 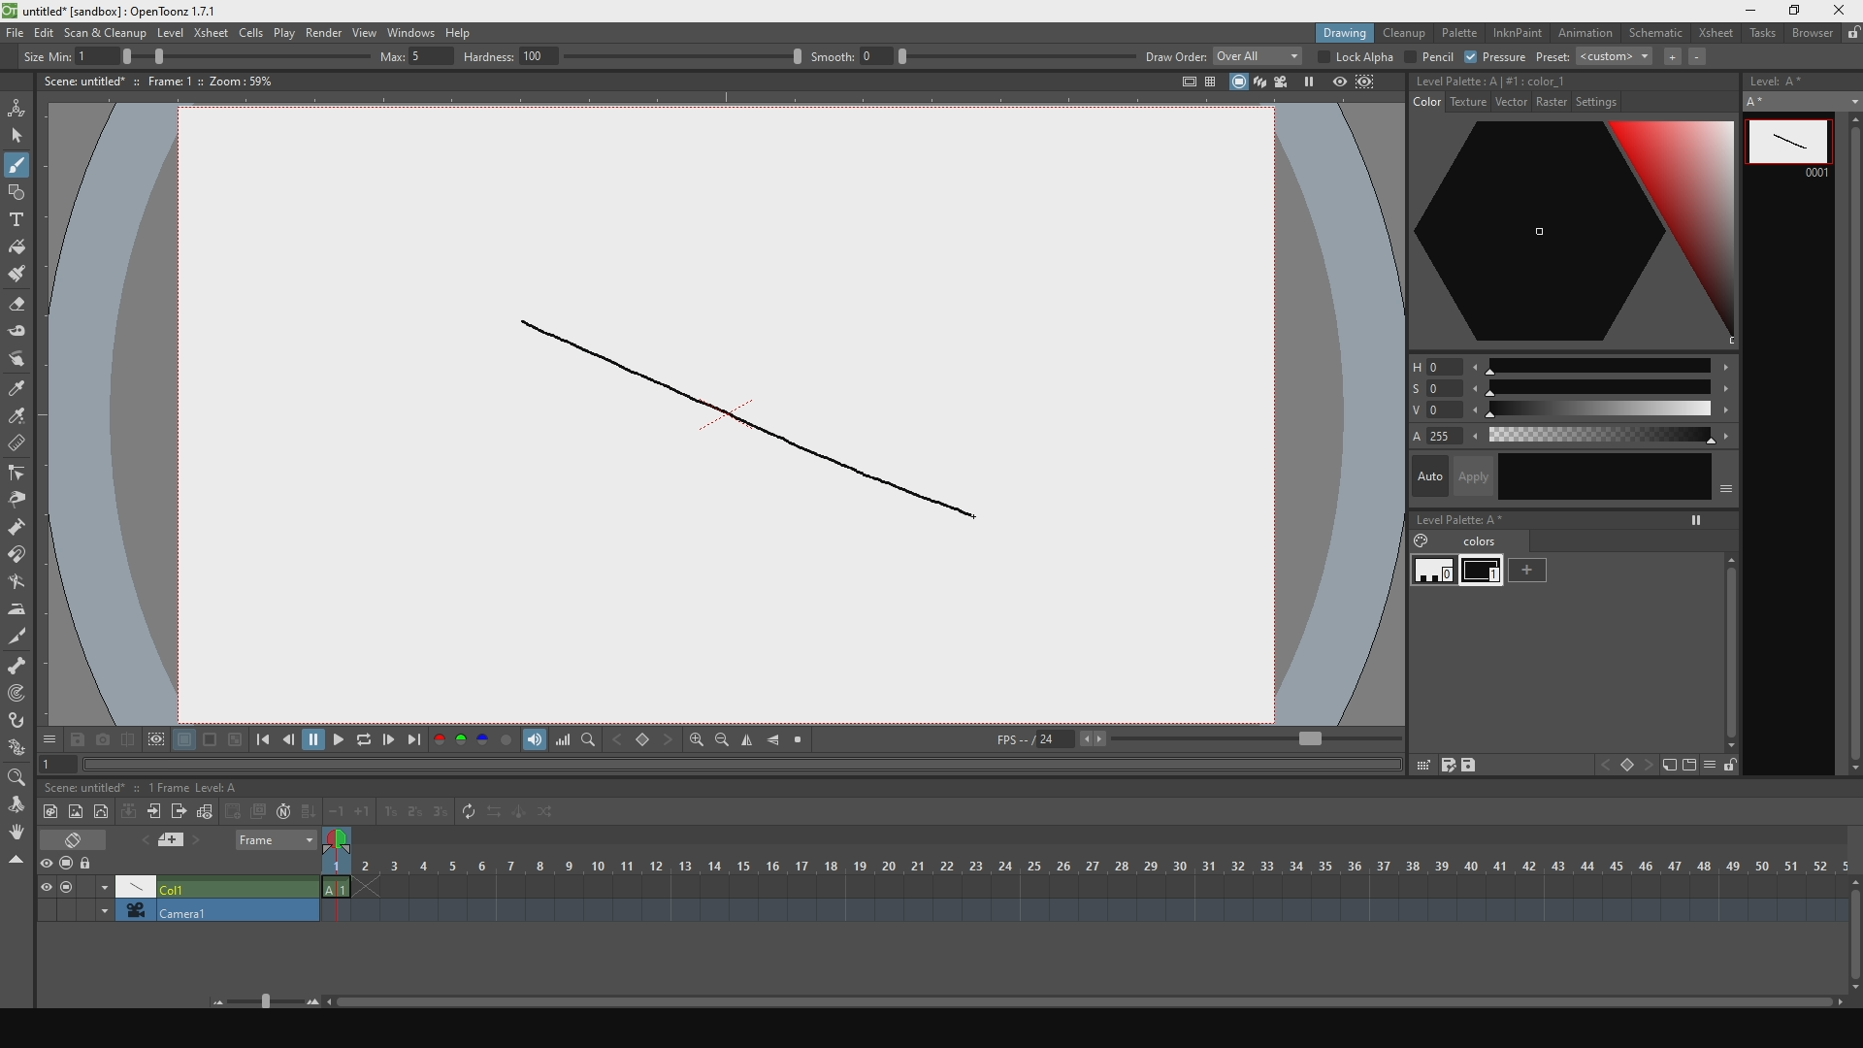 What do you see at coordinates (1467, 101) in the screenshot?
I see `texture` at bounding box center [1467, 101].